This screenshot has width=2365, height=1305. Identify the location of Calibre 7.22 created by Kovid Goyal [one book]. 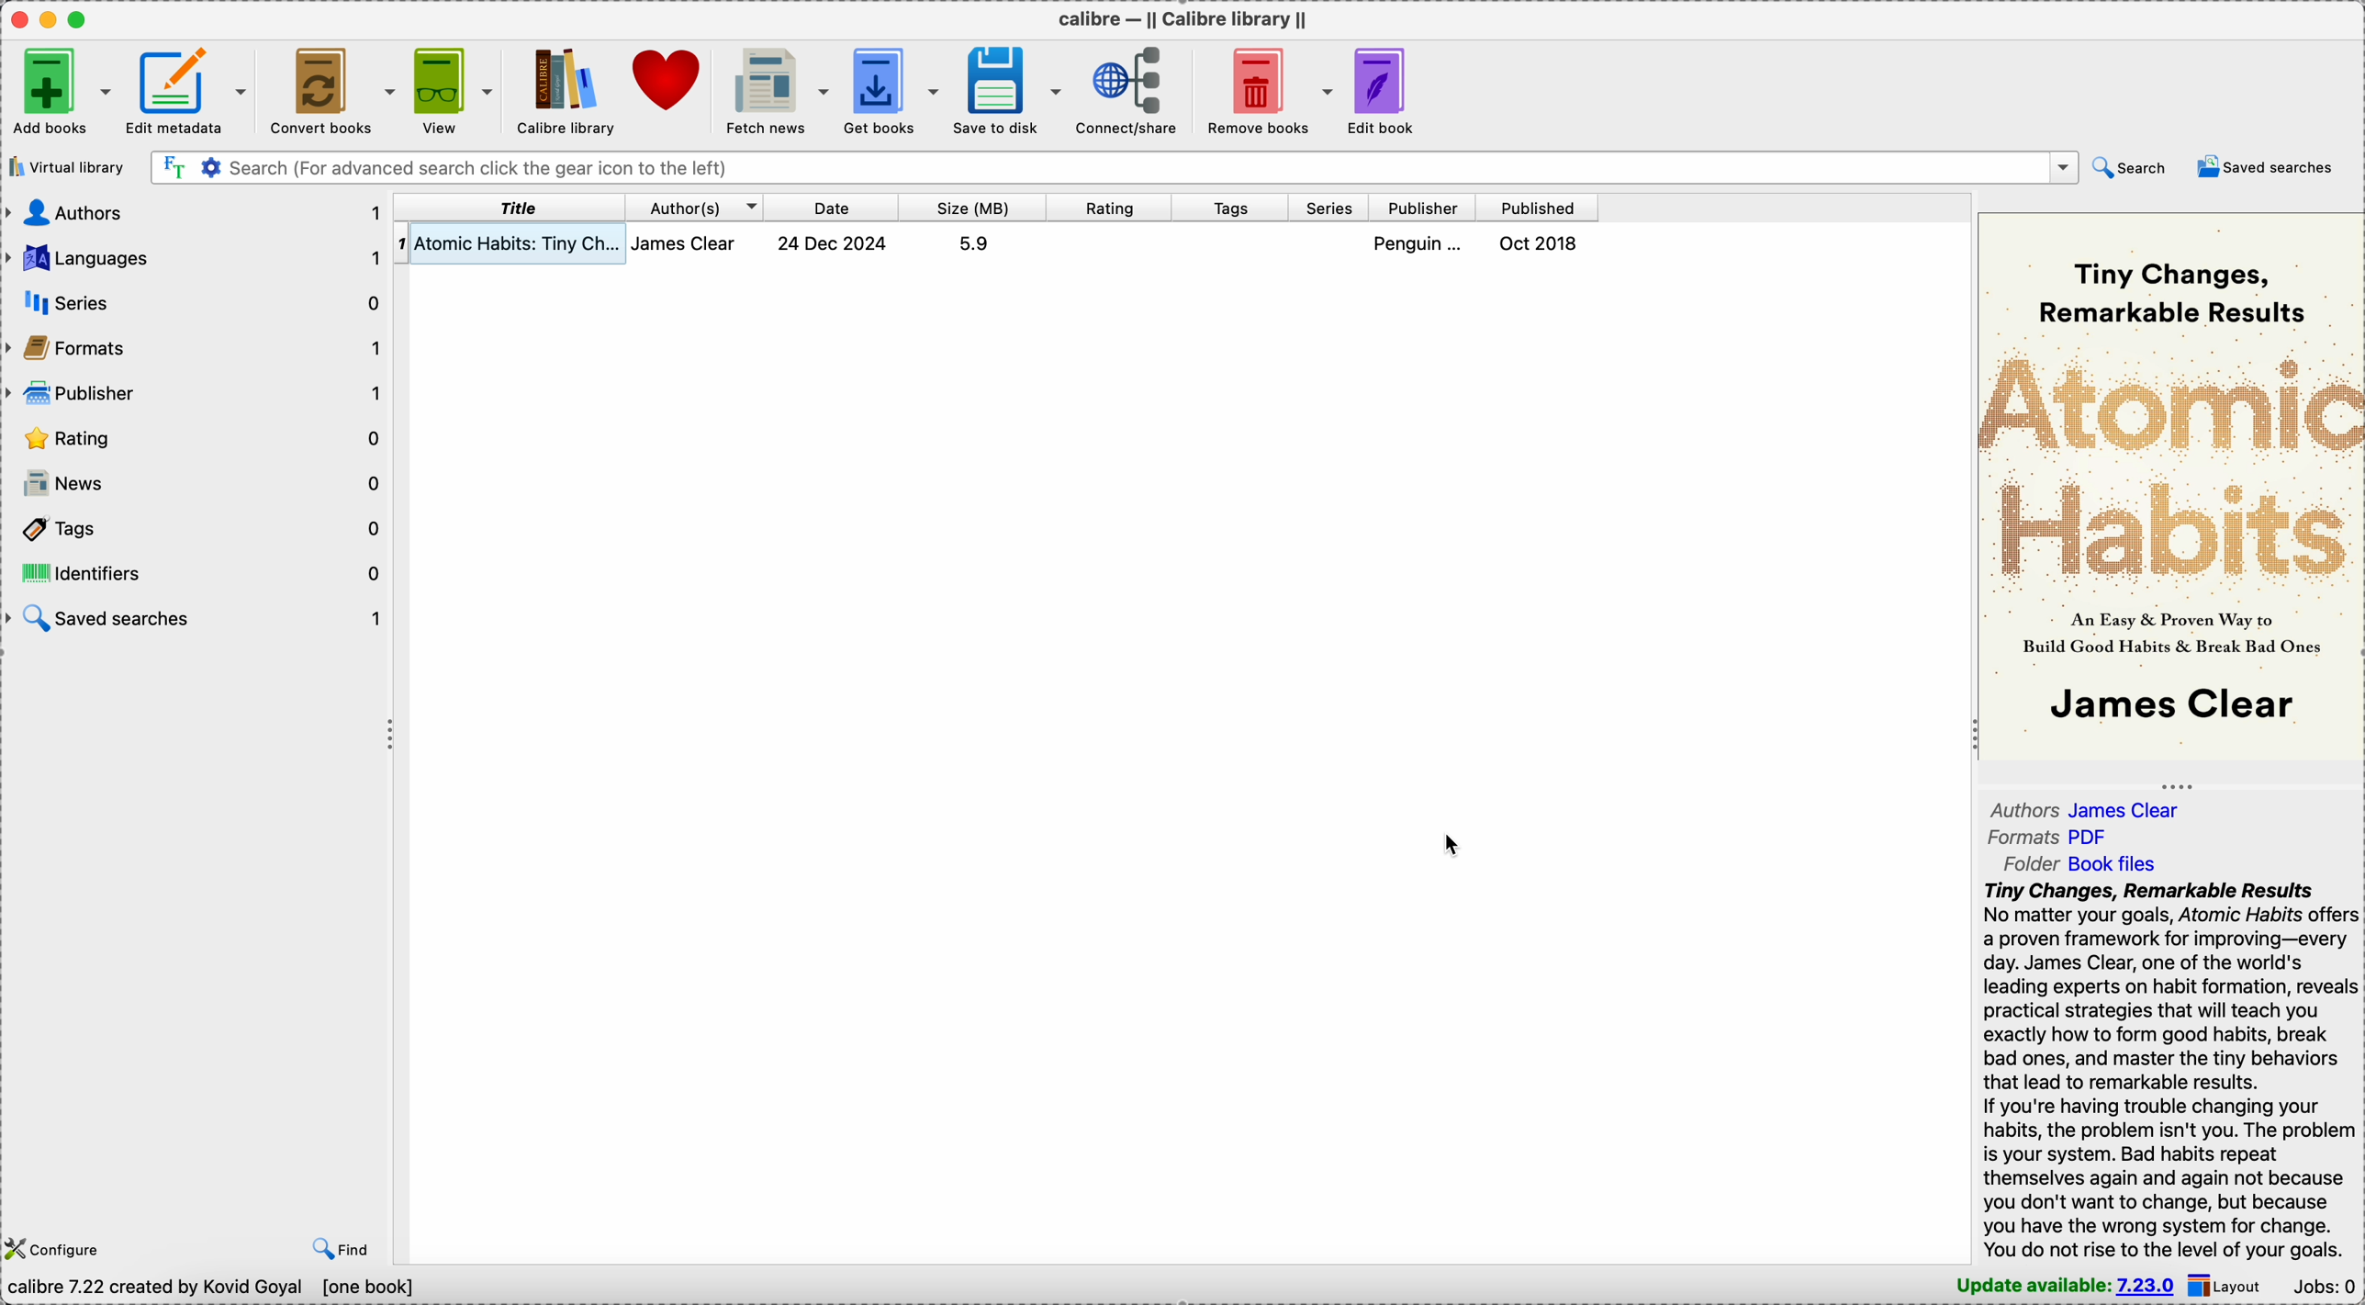
(216, 1288).